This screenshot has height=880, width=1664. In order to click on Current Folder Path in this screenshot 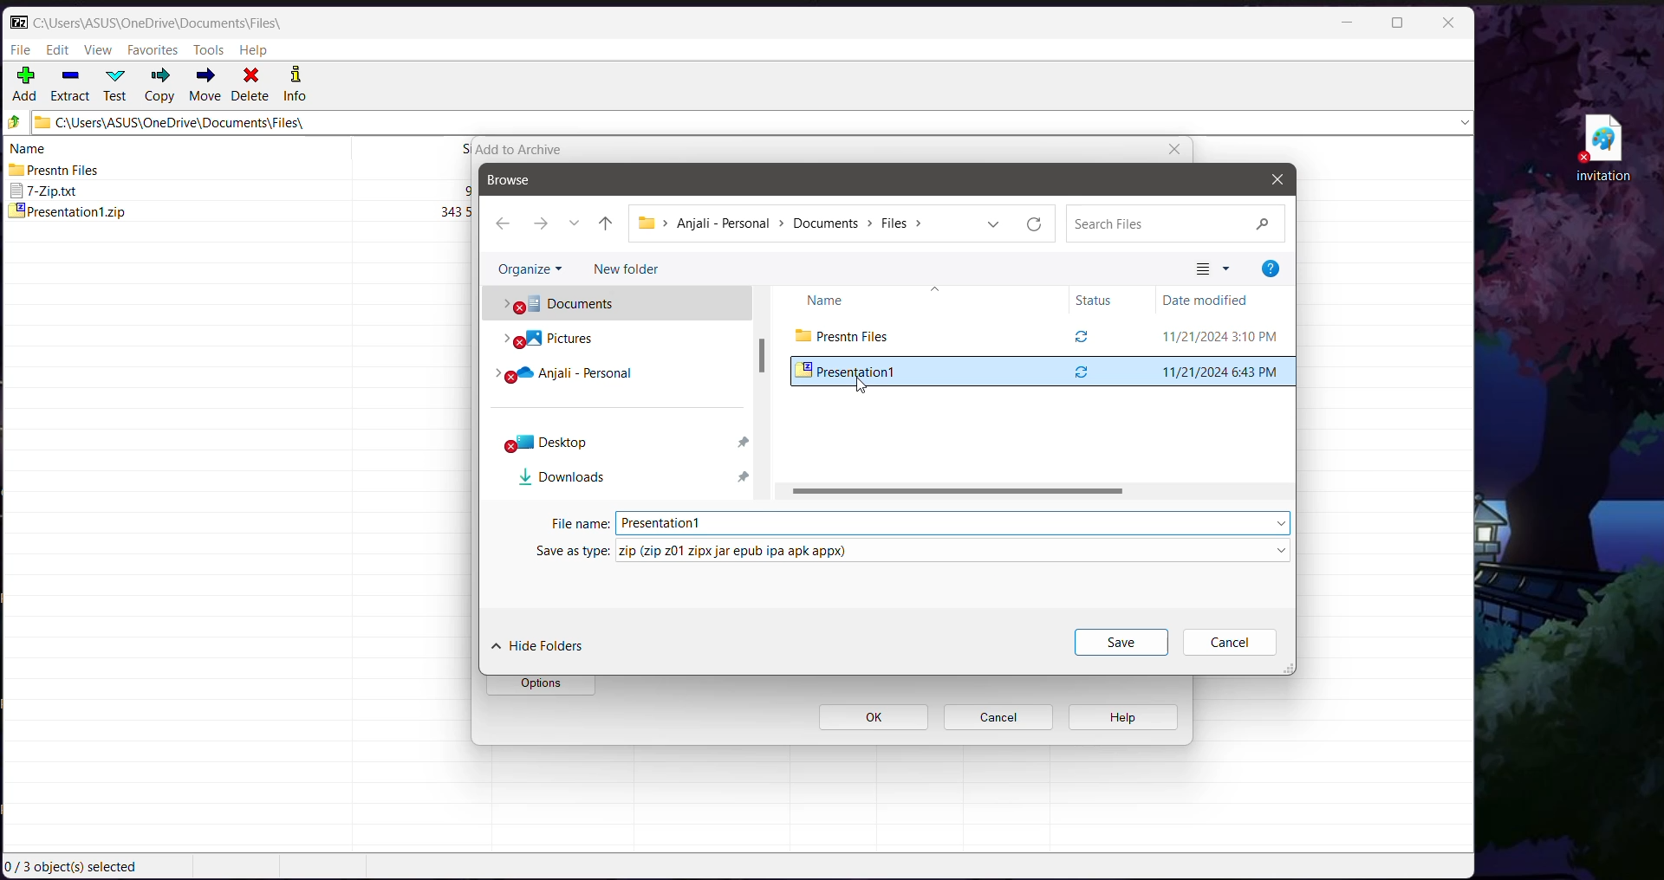, I will do `click(158, 23)`.